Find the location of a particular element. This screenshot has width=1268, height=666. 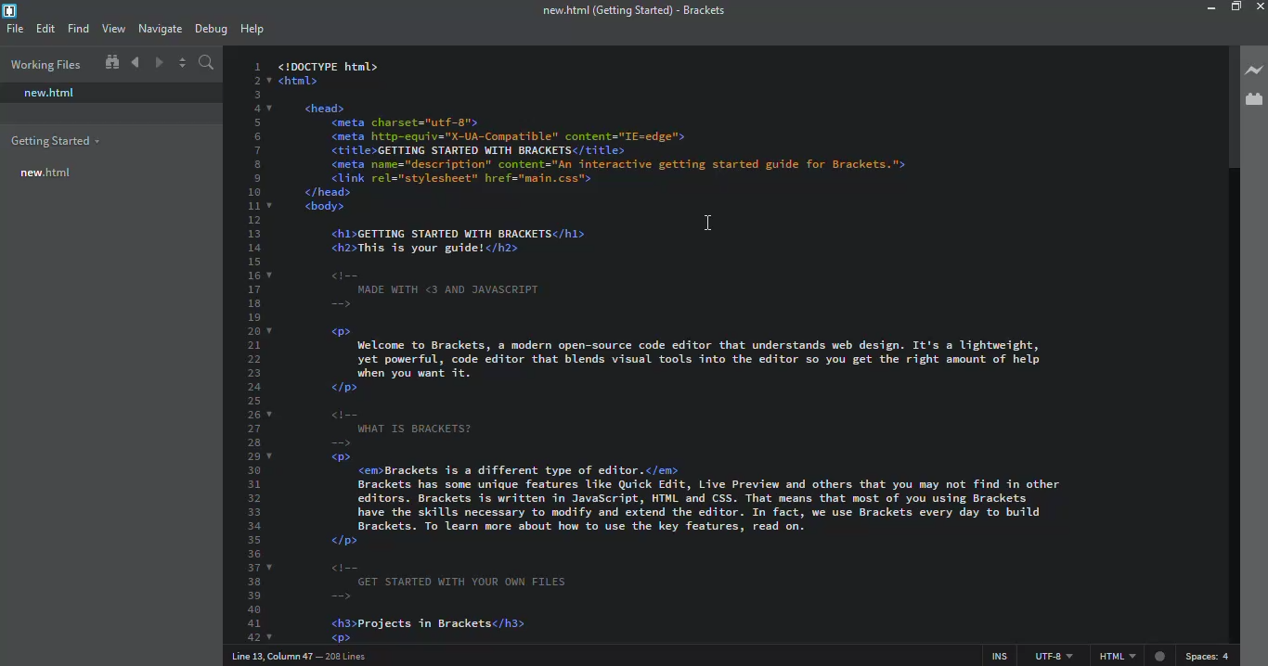

line number is located at coordinates (250, 350).